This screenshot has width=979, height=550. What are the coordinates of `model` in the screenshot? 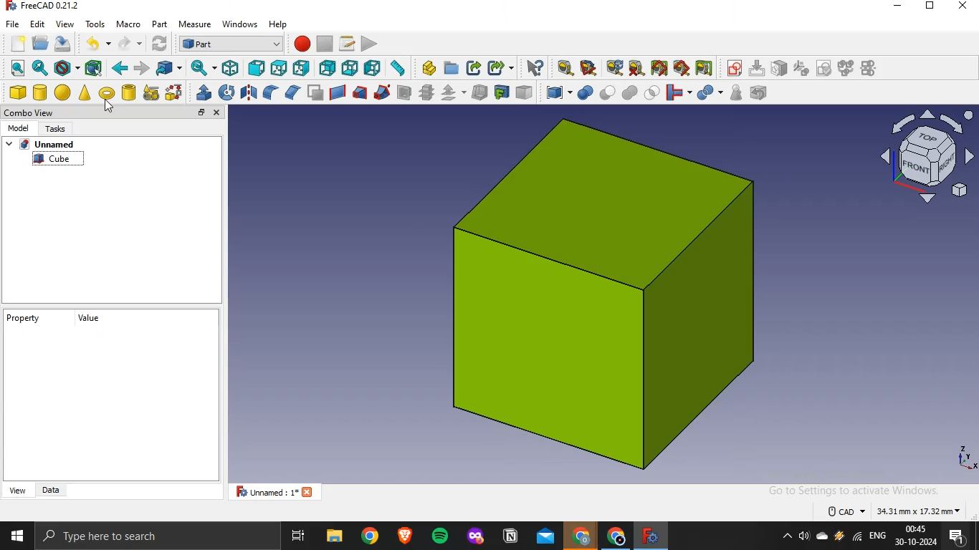 It's located at (20, 128).